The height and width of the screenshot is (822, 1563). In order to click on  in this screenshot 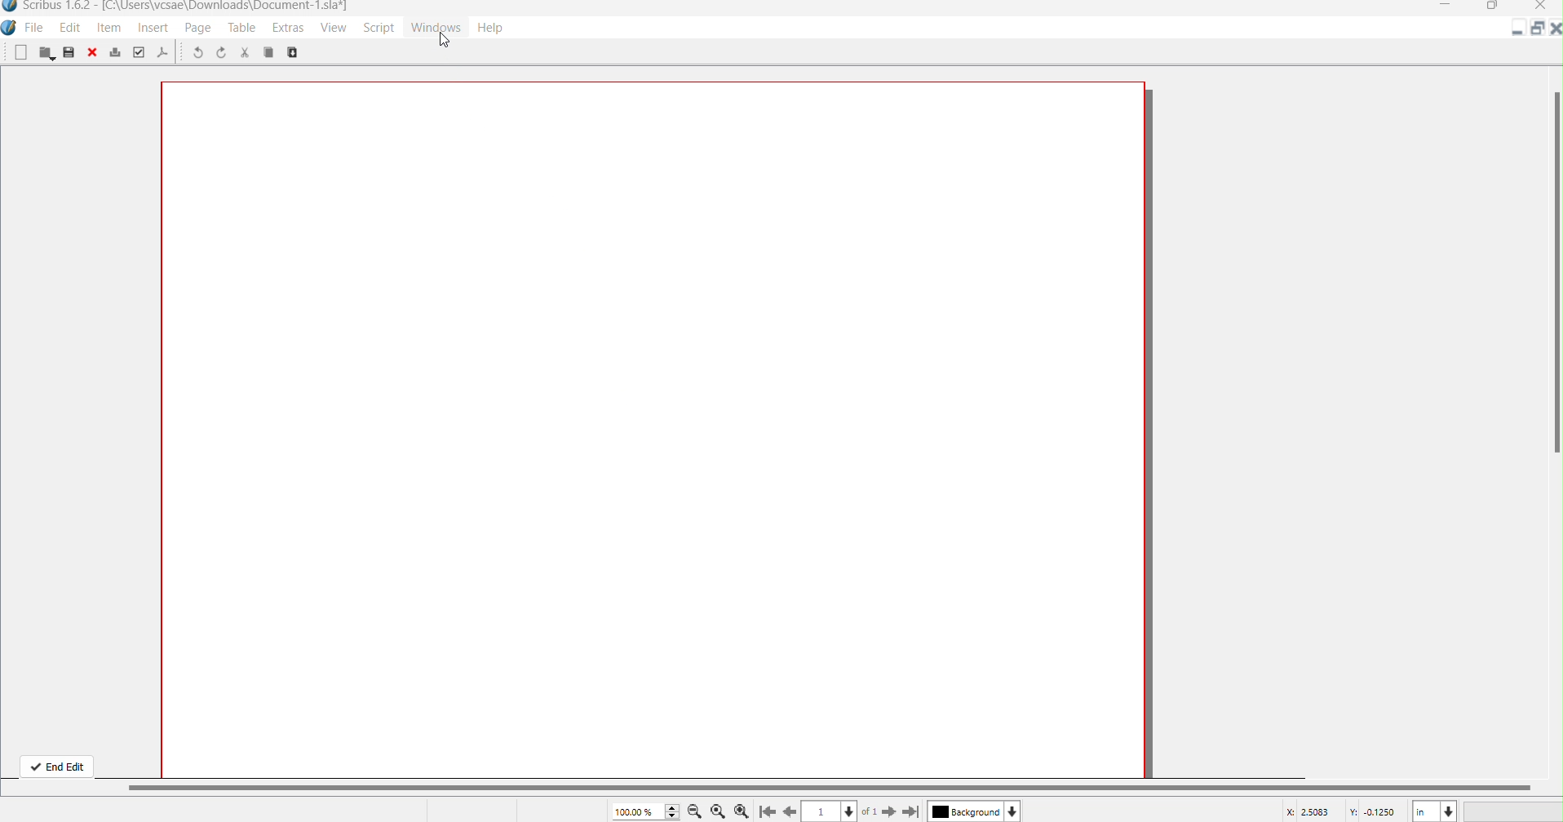, I will do `click(140, 52)`.